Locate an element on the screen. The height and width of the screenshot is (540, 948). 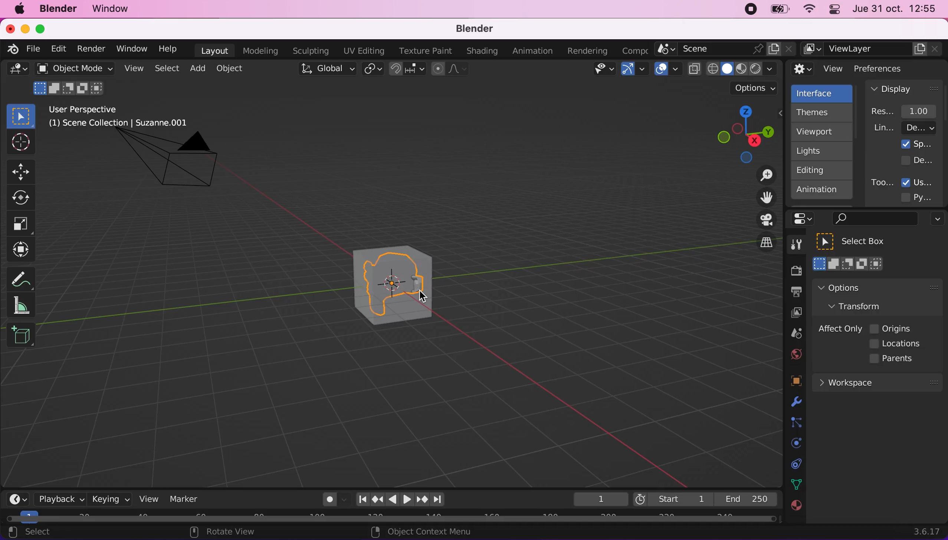
zoom in/out the view is located at coordinates (762, 175).